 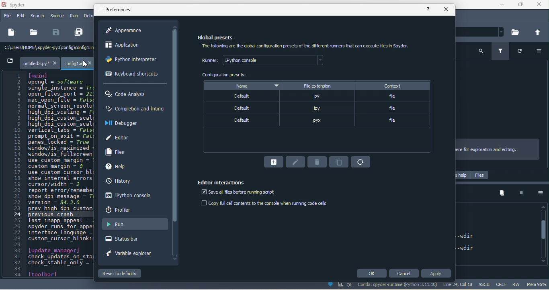 What do you see at coordinates (242, 85) in the screenshot?
I see `name` at bounding box center [242, 85].